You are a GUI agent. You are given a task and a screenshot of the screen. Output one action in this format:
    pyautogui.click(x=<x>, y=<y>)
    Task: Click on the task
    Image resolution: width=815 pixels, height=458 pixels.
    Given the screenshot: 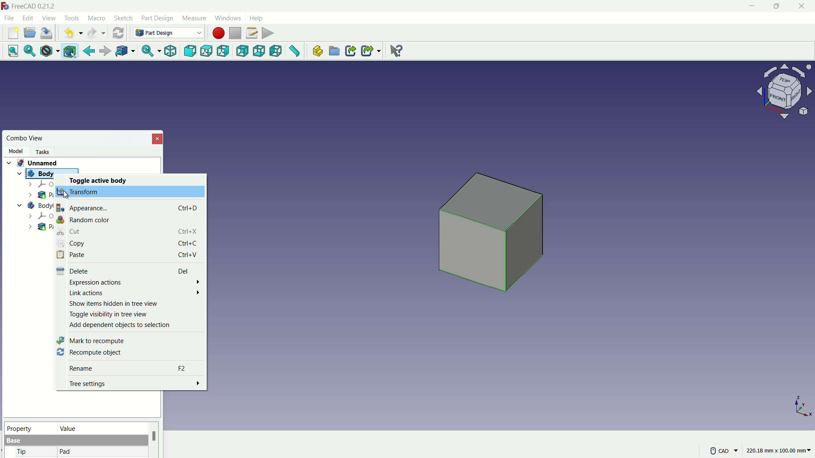 What is the action you would take?
    pyautogui.click(x=45, y=151)
    